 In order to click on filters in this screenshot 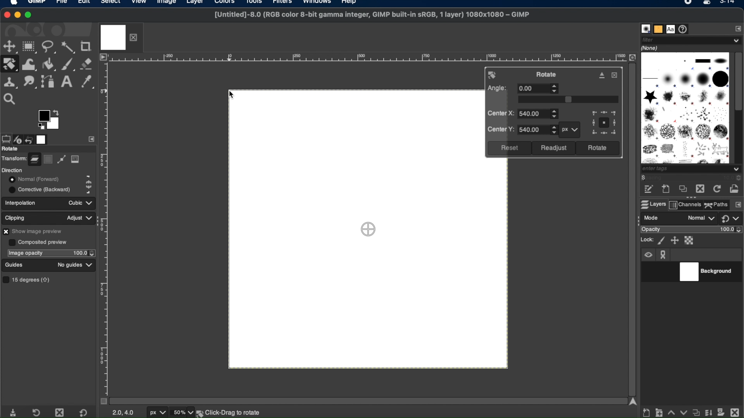, I will do `click(284, 4)`.